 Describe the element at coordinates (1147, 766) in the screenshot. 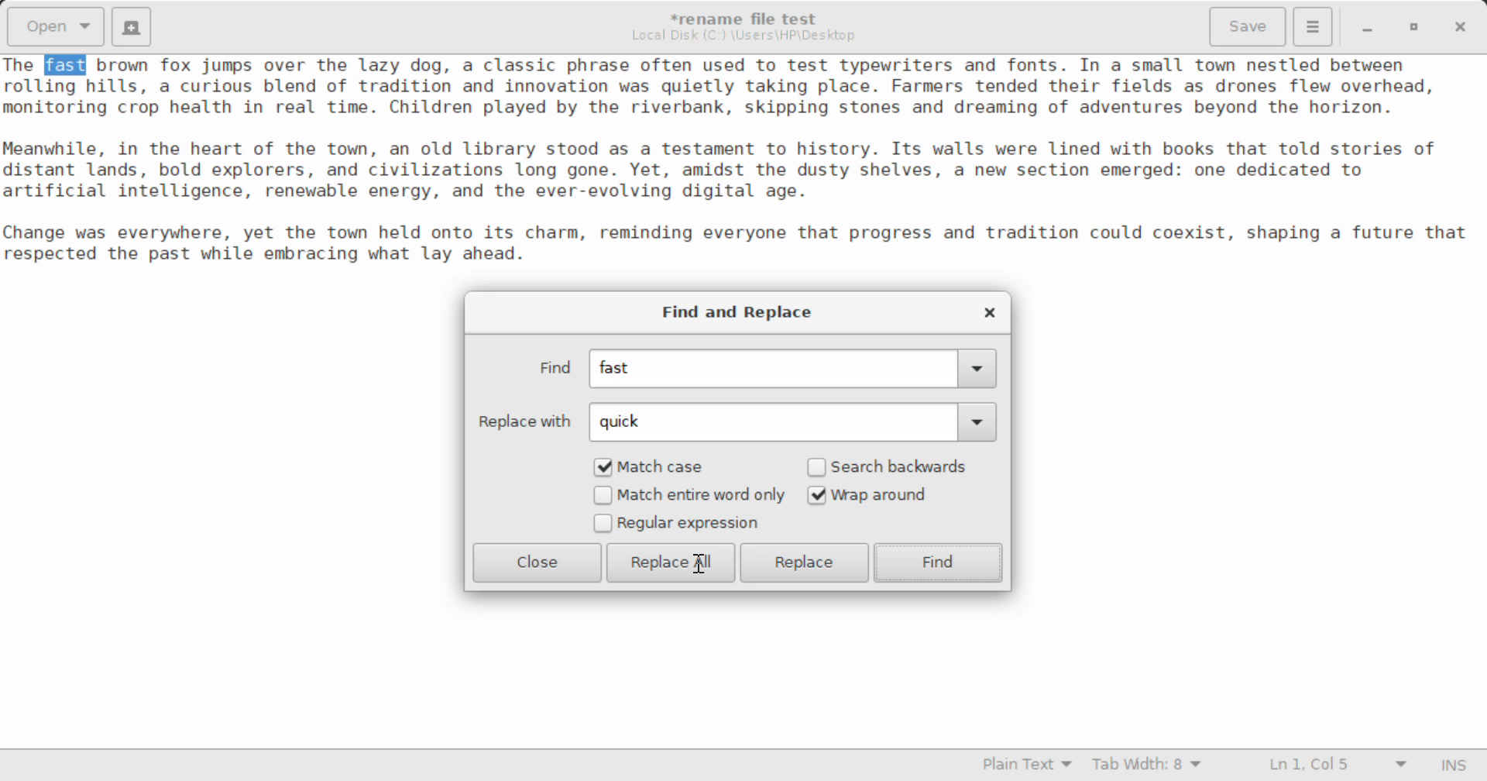

I see `Tab Width 8` at that location.